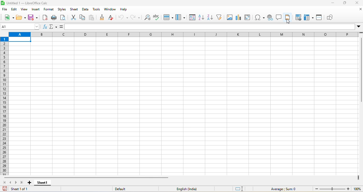 This screenshot has height=192, width=363. Describe the element at coordinates (269, 18) in the screenshot. I see `hyperlink` at that location.